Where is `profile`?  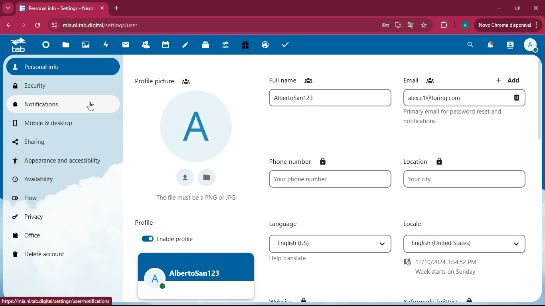
profile is located at coordinates (531, 45).